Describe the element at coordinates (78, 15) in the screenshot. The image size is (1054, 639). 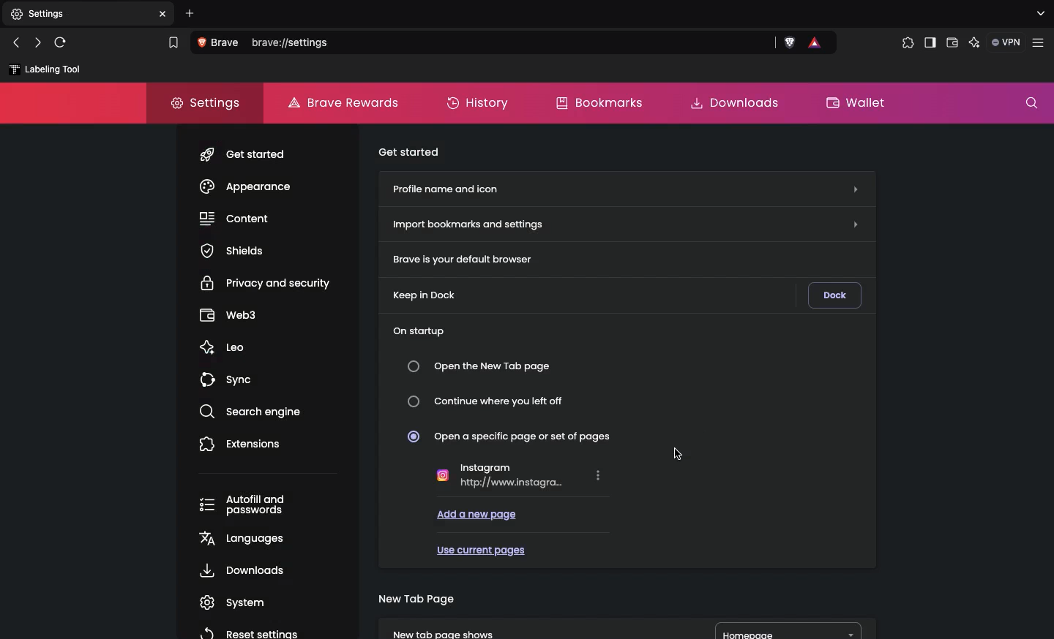
I see `Settings` at that location.